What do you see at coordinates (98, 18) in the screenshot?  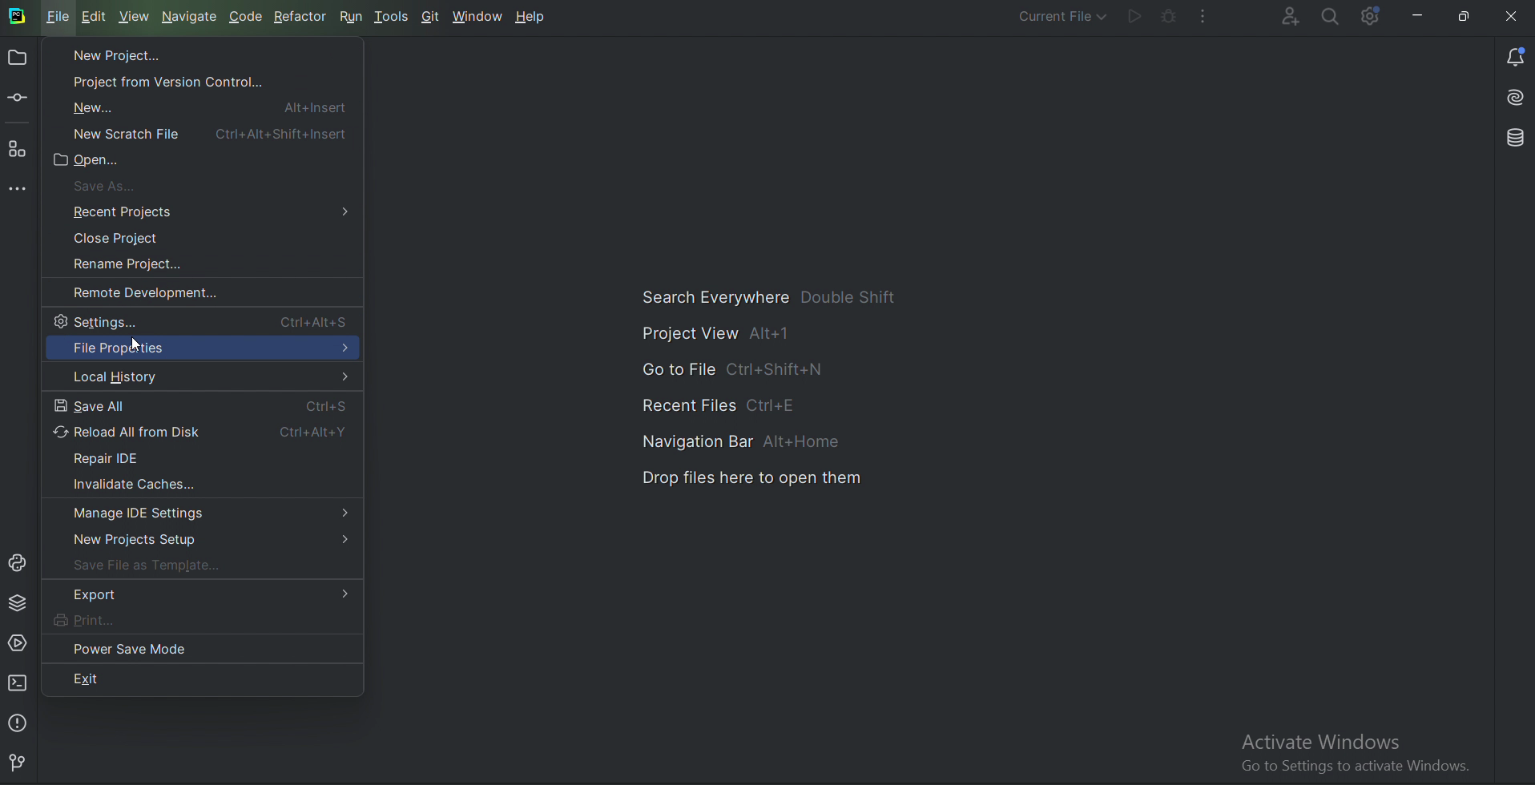 I see `Edit` at bounding box center [98, 18].